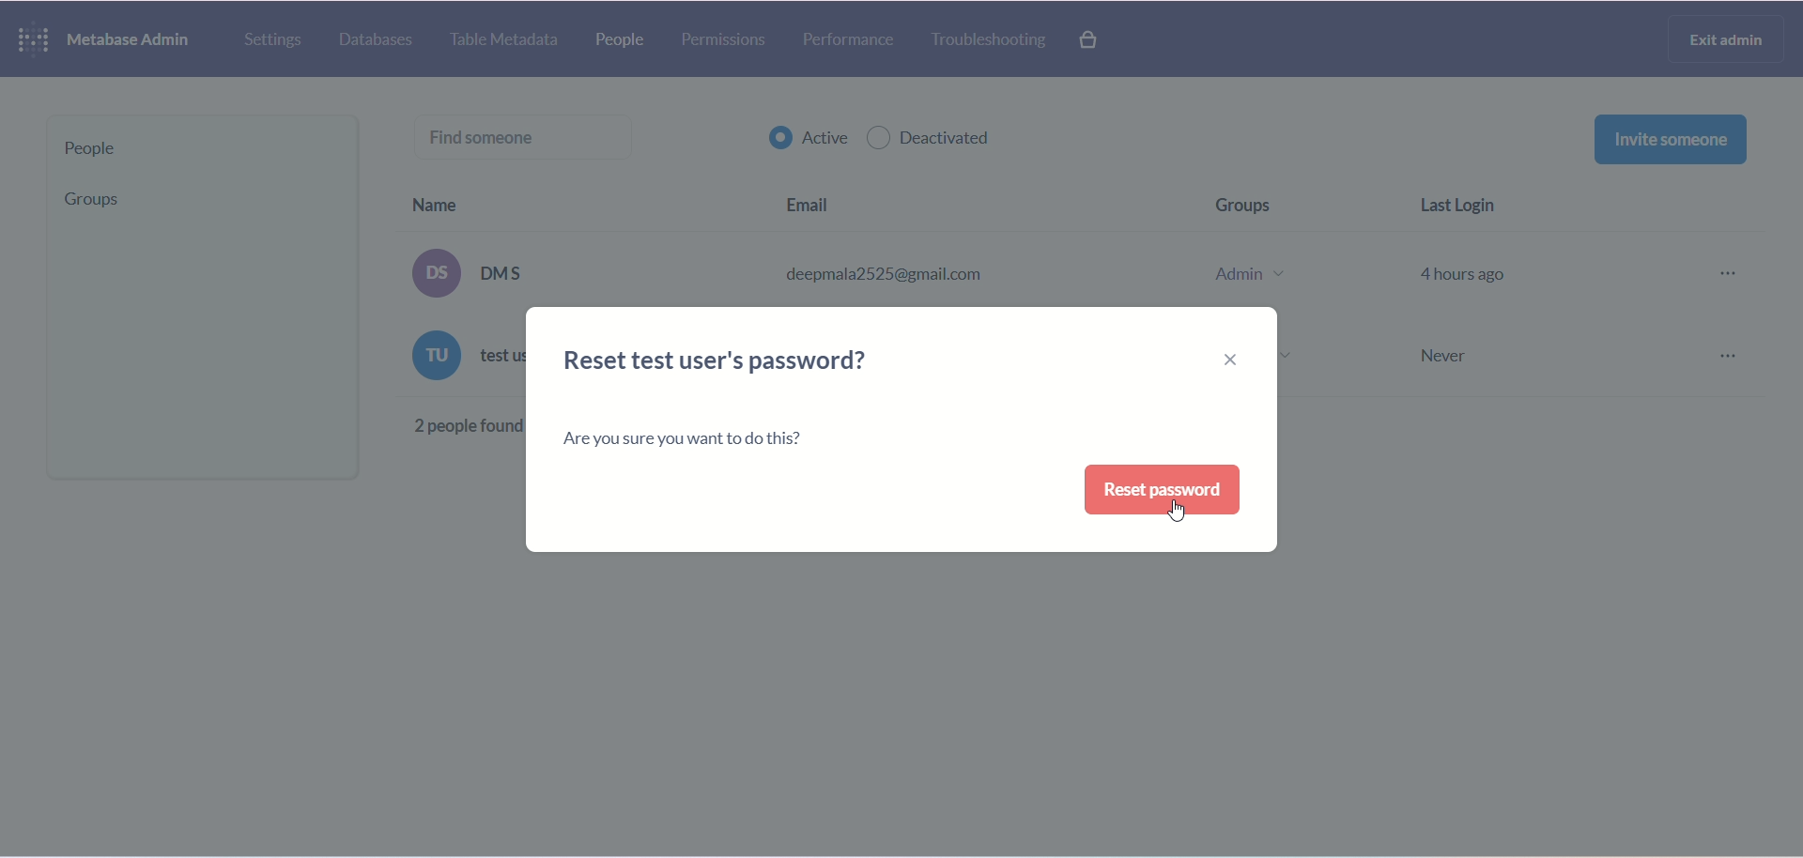 The width and height of the screenshot is (1803, 858). I want to click on settings, so click(271, 40).